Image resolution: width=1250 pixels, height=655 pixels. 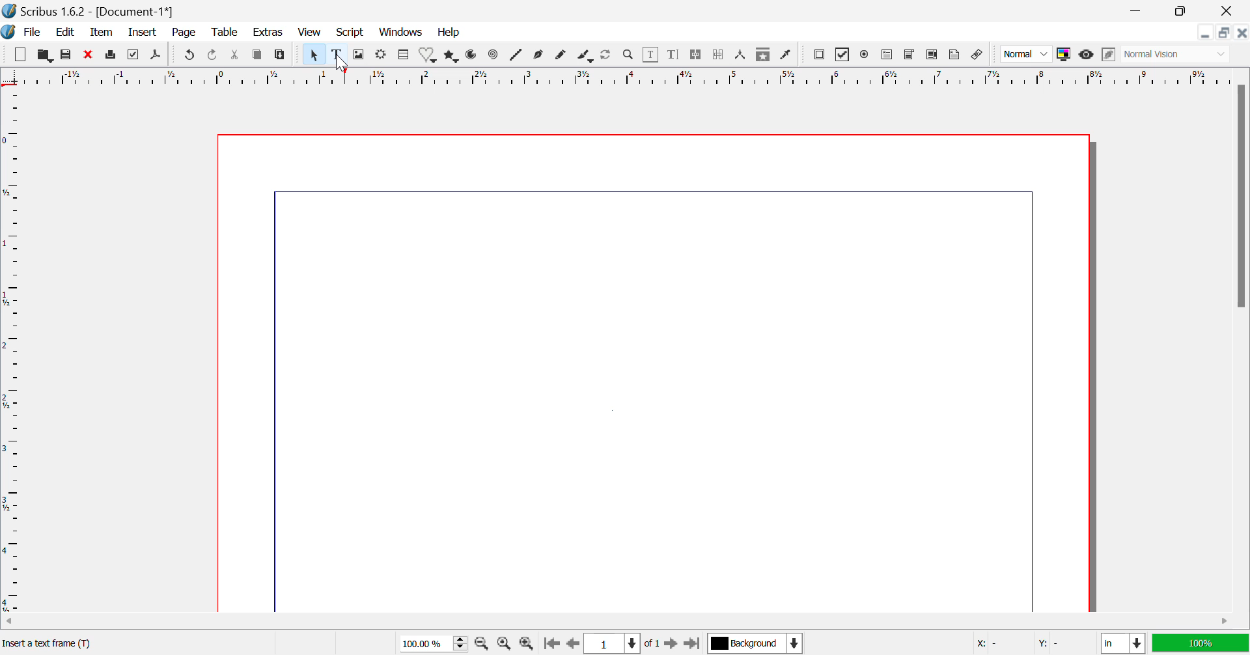 What do you see at coordinates (281, 56) in the screenshot?
I see `Paste` at bounding box center [281, 56].